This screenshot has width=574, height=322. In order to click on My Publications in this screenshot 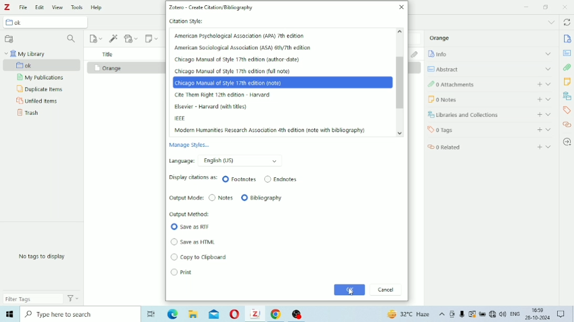, I will do `click(40, 78)`.